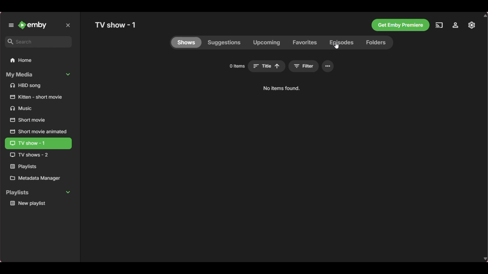 The height and width of the screenshot is (274, 488). Describe the element at coordinates (11, 25) in the screenshot. I see `Unpin left panel` at that location.